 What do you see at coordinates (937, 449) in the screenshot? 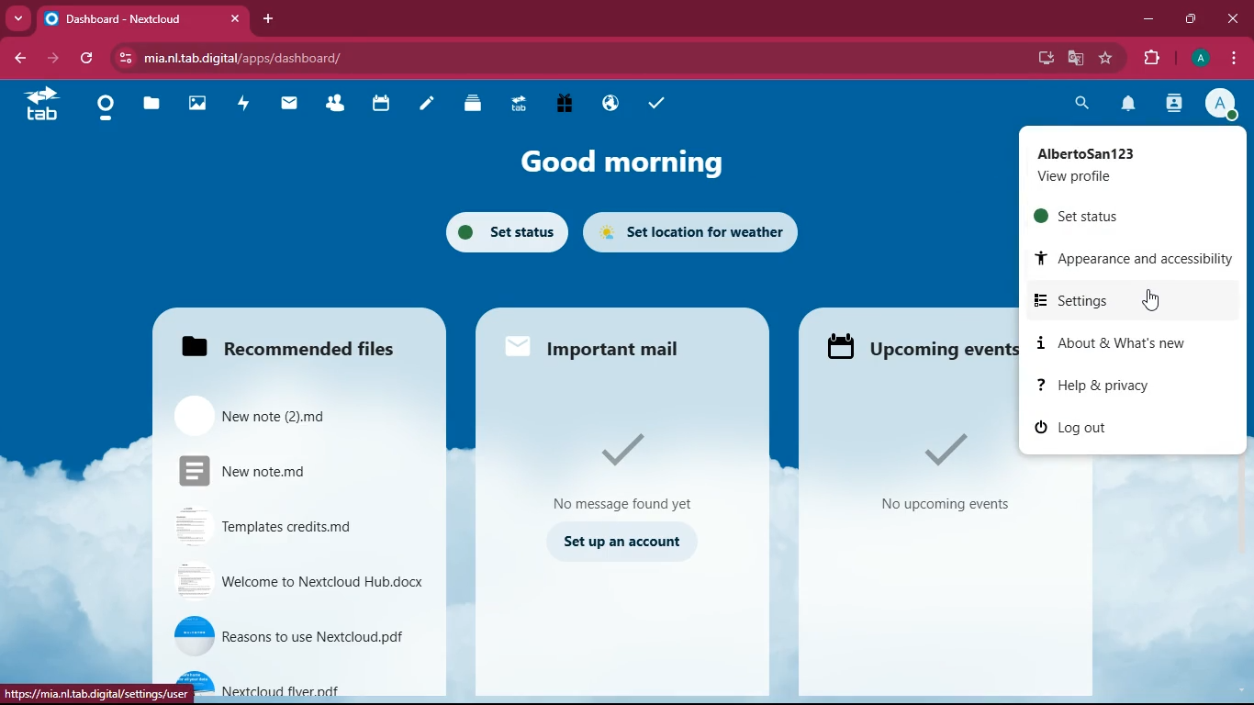
I see `Tick` at bounding box center [937, 449].